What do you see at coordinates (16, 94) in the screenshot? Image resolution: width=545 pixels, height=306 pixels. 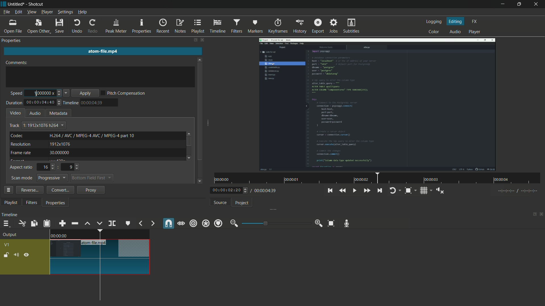 I see `speed` at bounding box center [16, 94].